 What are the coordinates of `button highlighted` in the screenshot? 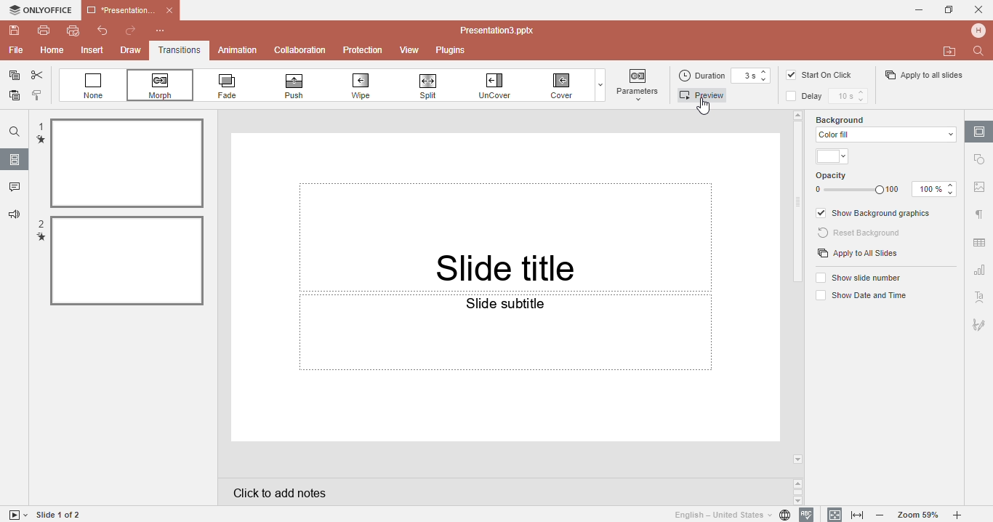 It's located at (638, 84).